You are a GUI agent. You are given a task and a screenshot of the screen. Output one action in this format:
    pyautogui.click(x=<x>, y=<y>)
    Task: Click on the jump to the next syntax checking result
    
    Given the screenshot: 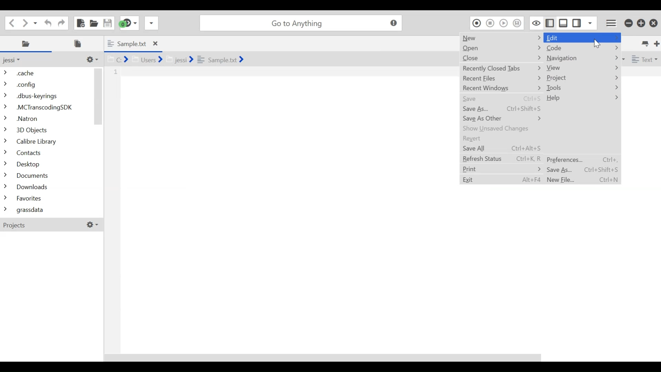 What is the action you would take?
    pyautogui.click(x=129, y=23)
    